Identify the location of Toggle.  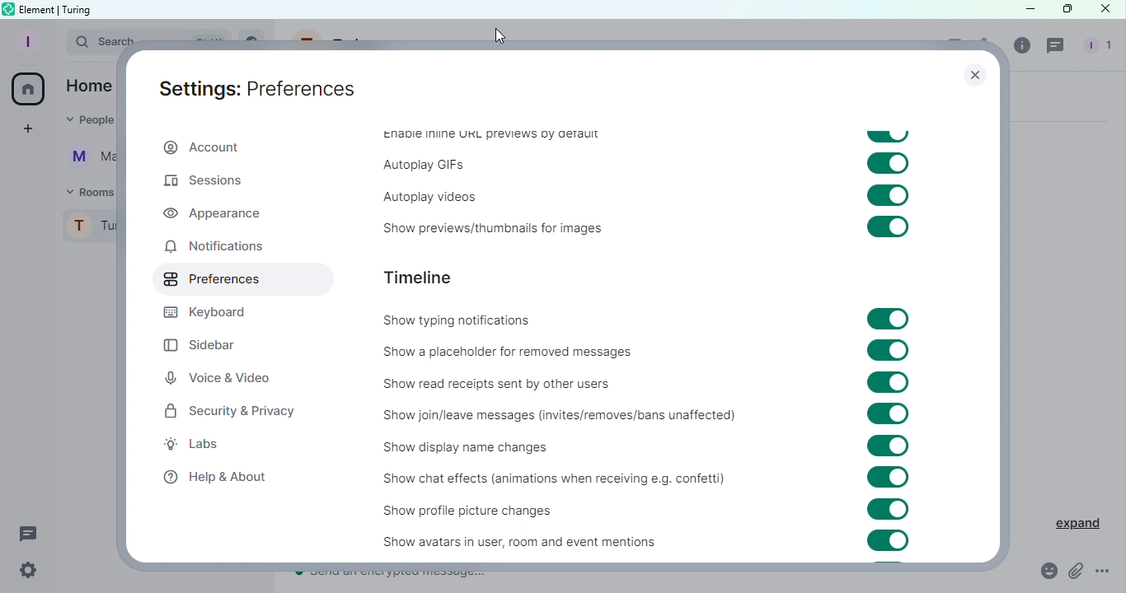
(890, 381).